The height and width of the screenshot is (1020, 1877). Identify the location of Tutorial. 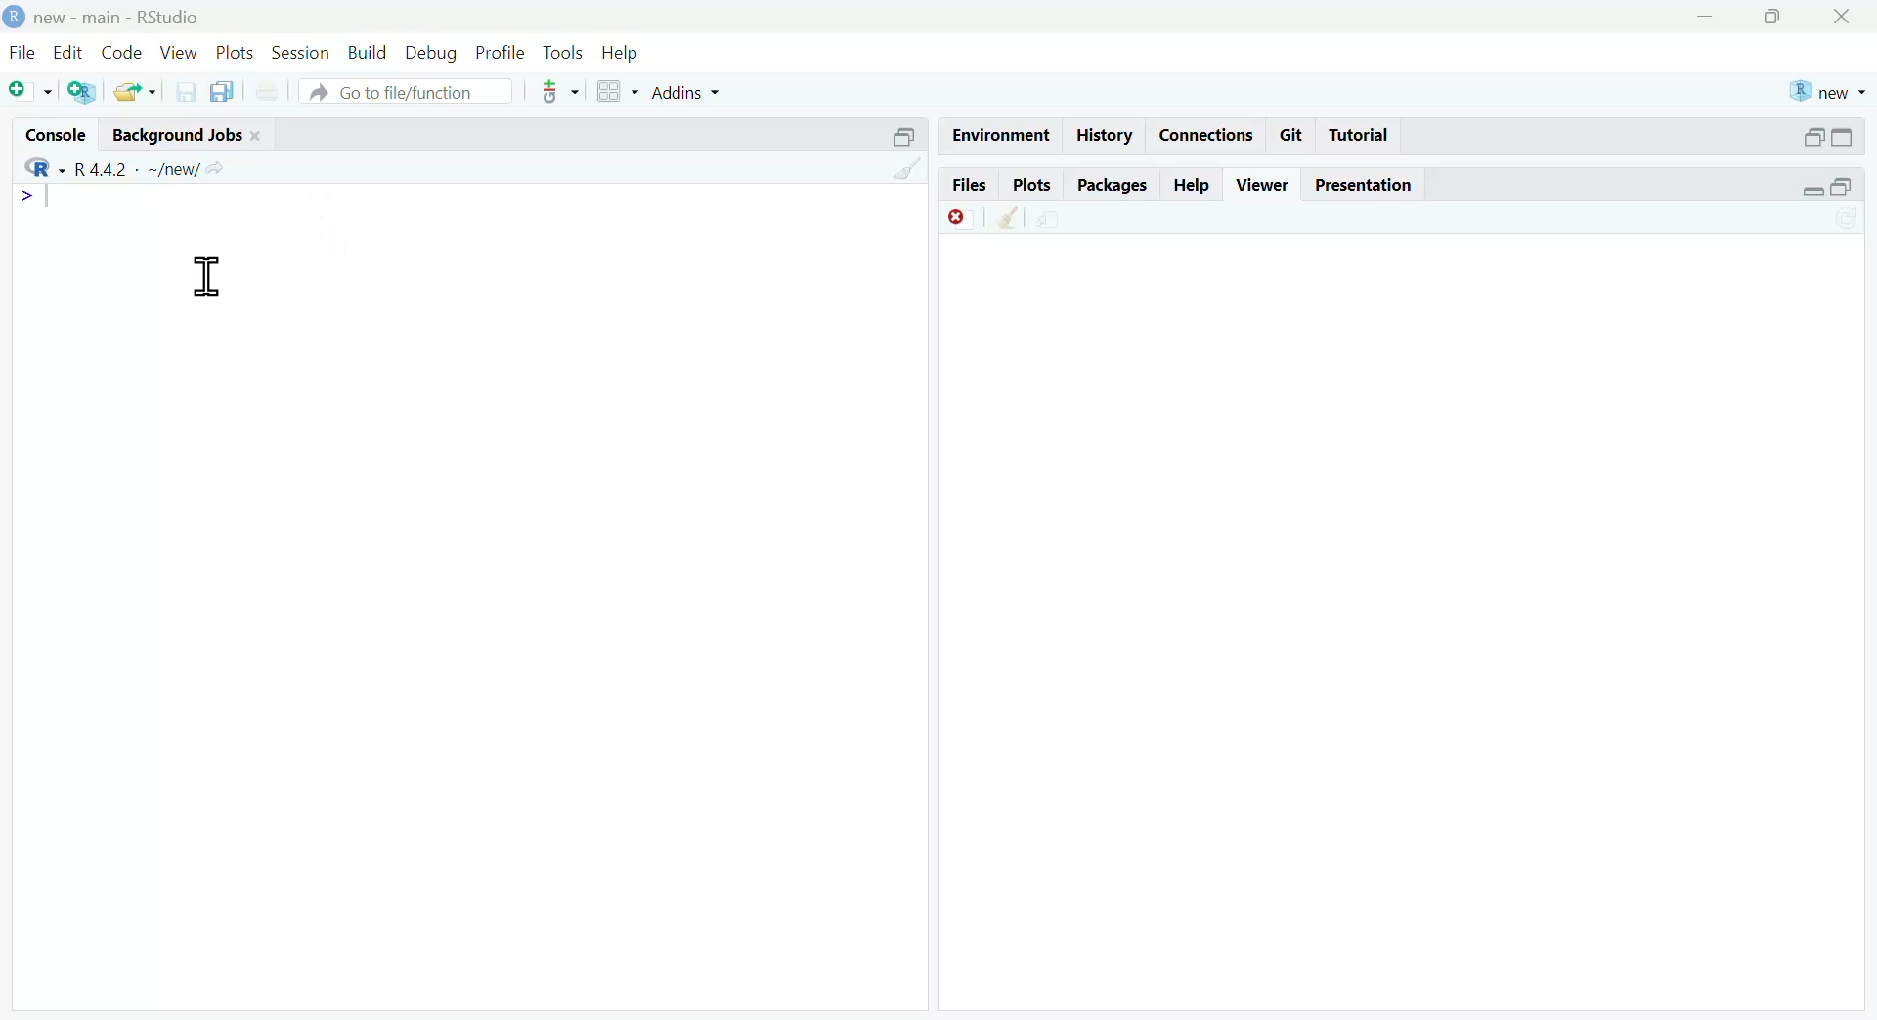
(1365, 135).